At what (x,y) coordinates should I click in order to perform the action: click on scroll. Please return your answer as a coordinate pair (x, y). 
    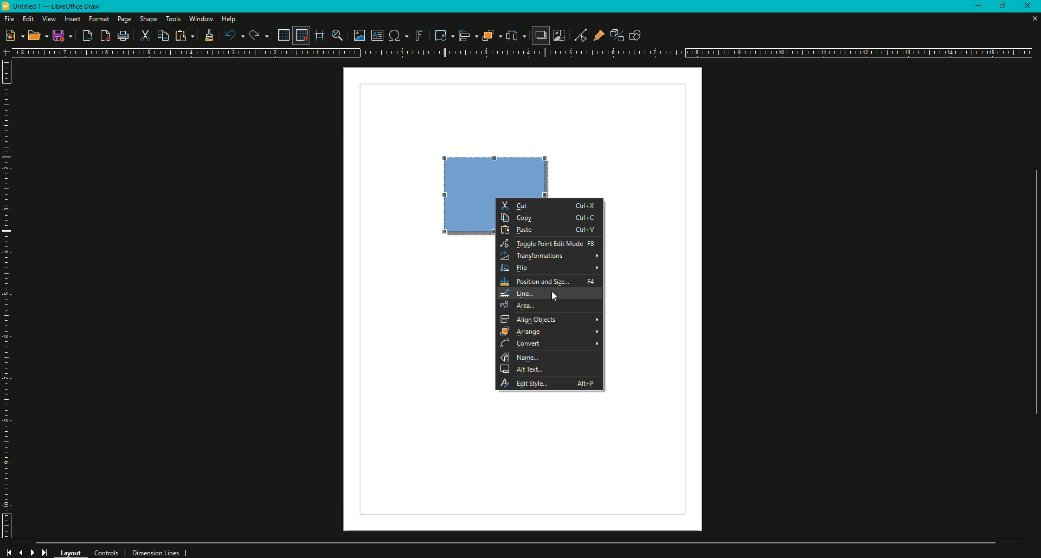
    Looking at the image, I should click on (1031, 301).